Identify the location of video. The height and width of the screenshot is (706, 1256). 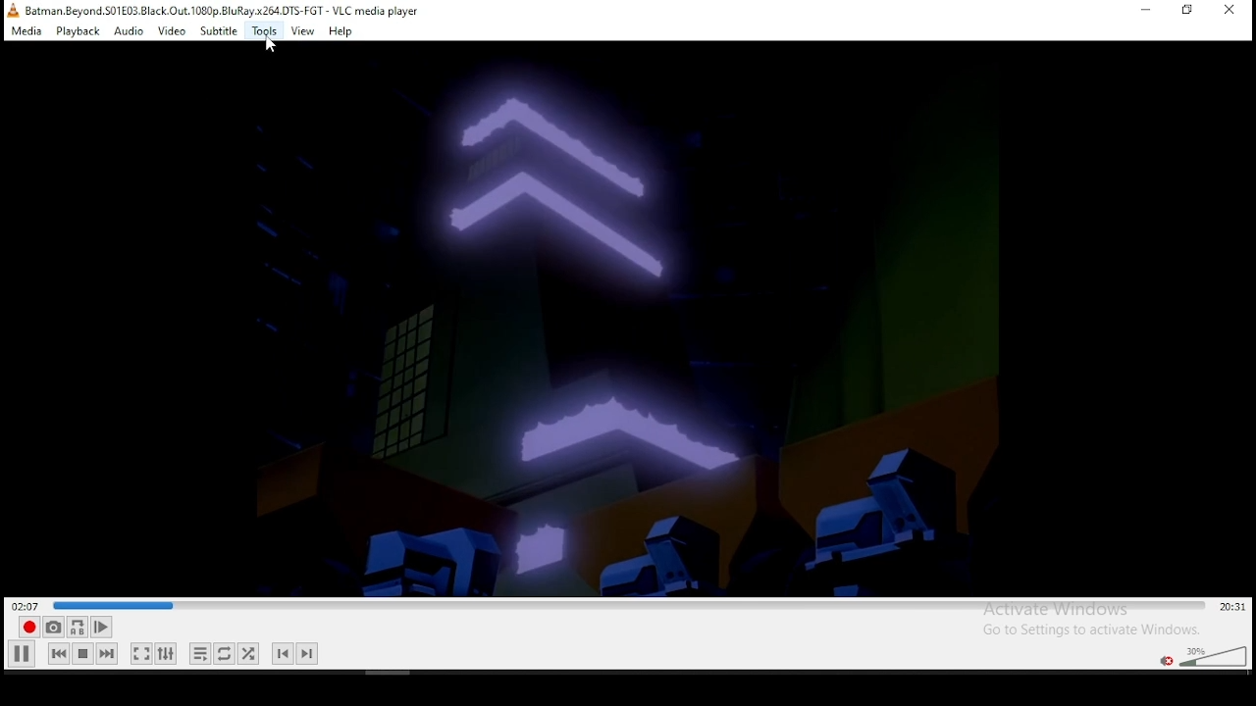
(172, 32).